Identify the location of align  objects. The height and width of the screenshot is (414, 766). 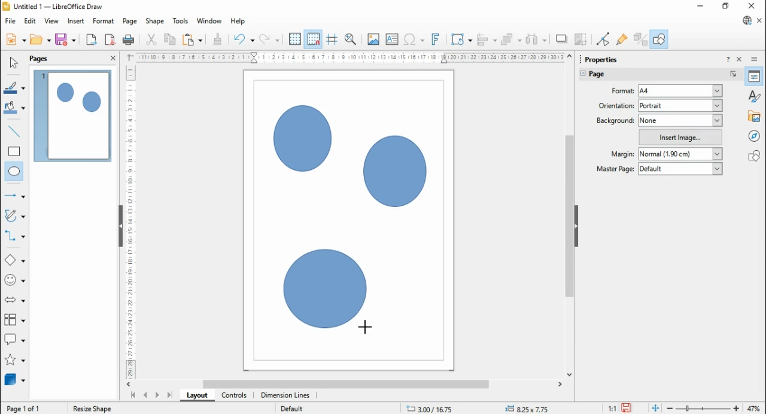
(487, 39).